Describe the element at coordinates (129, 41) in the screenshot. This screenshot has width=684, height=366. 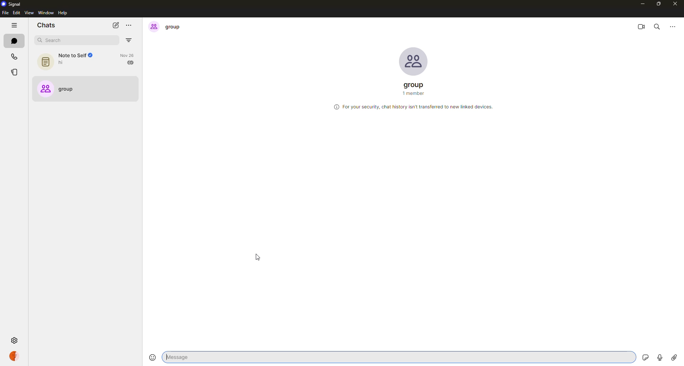
I see `filter` at that location.